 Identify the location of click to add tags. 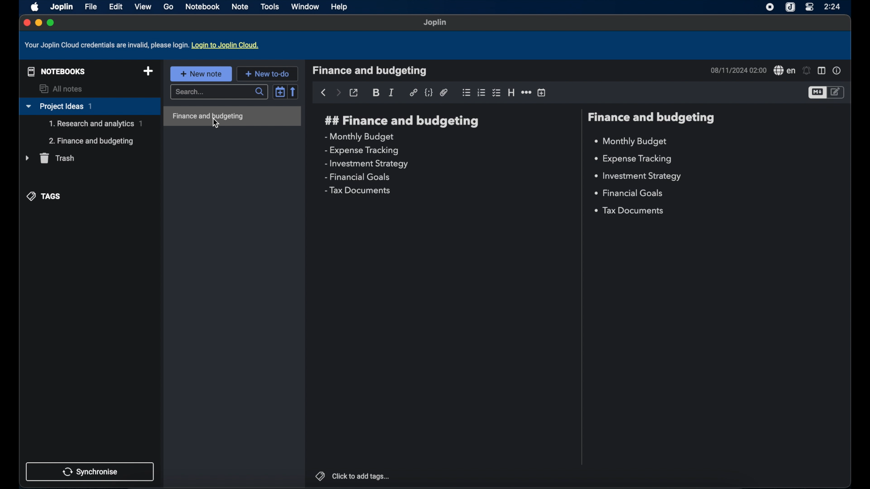
(352, 475).